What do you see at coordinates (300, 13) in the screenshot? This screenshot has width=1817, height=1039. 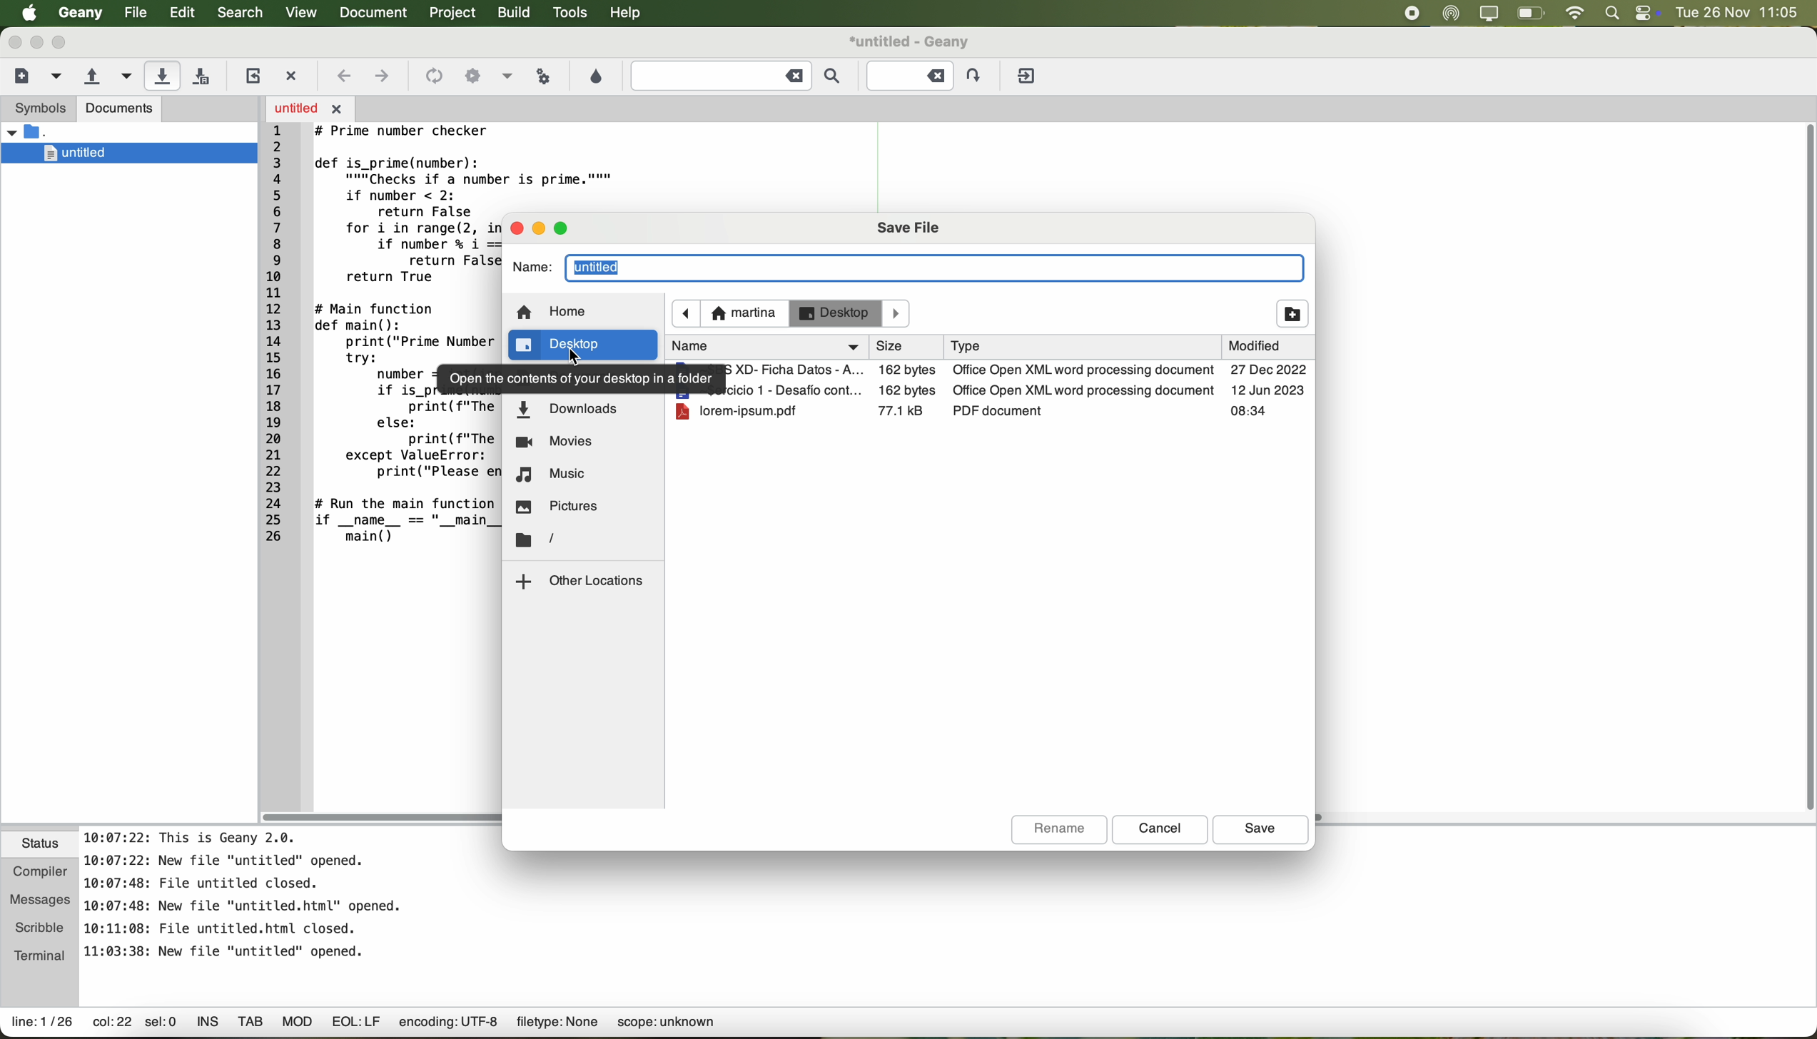 I see `view` at bounding box center [300, 13].